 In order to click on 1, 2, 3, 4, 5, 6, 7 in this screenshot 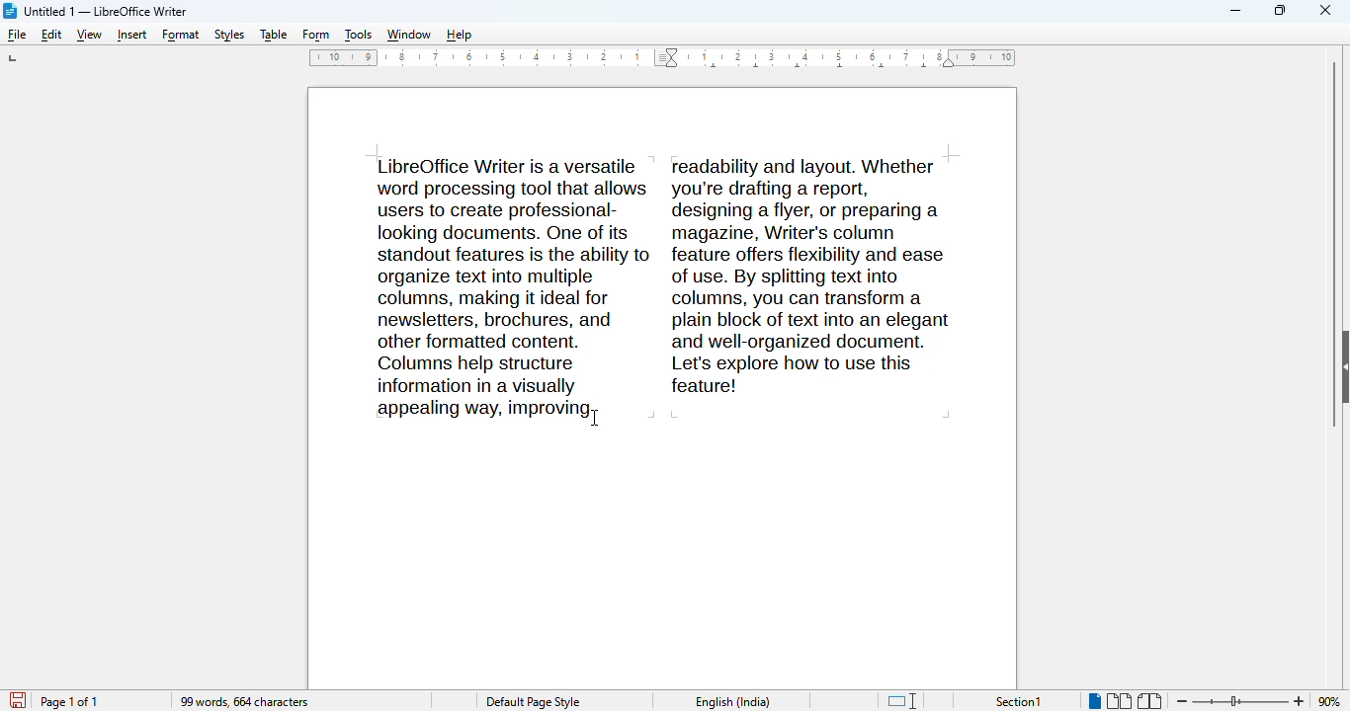, I will do `click(807, 53)`.